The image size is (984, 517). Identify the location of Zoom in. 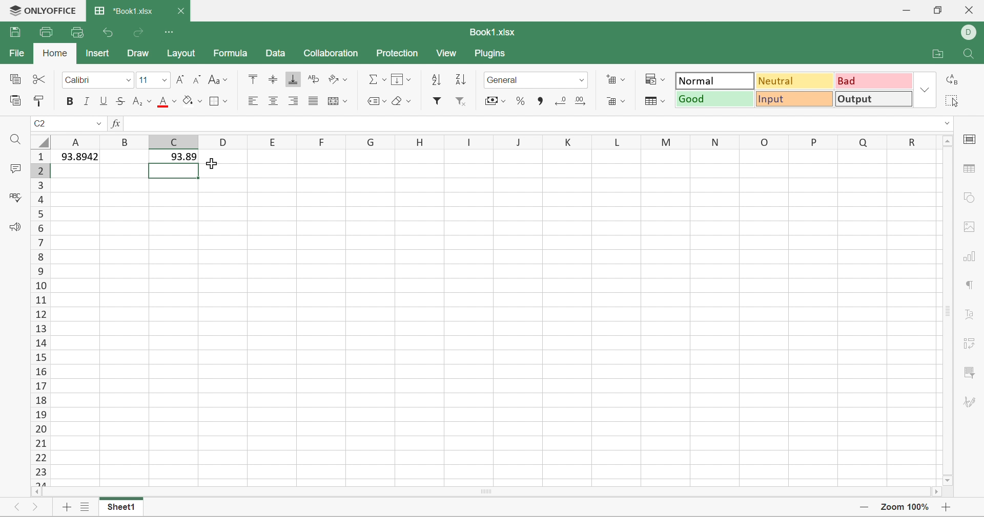
(946, 507).